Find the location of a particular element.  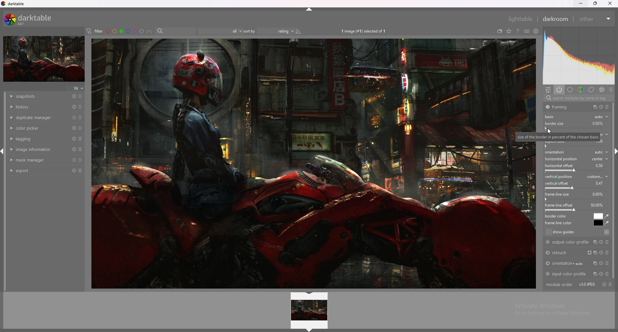

input color profile is located at coordinates (576, 273).